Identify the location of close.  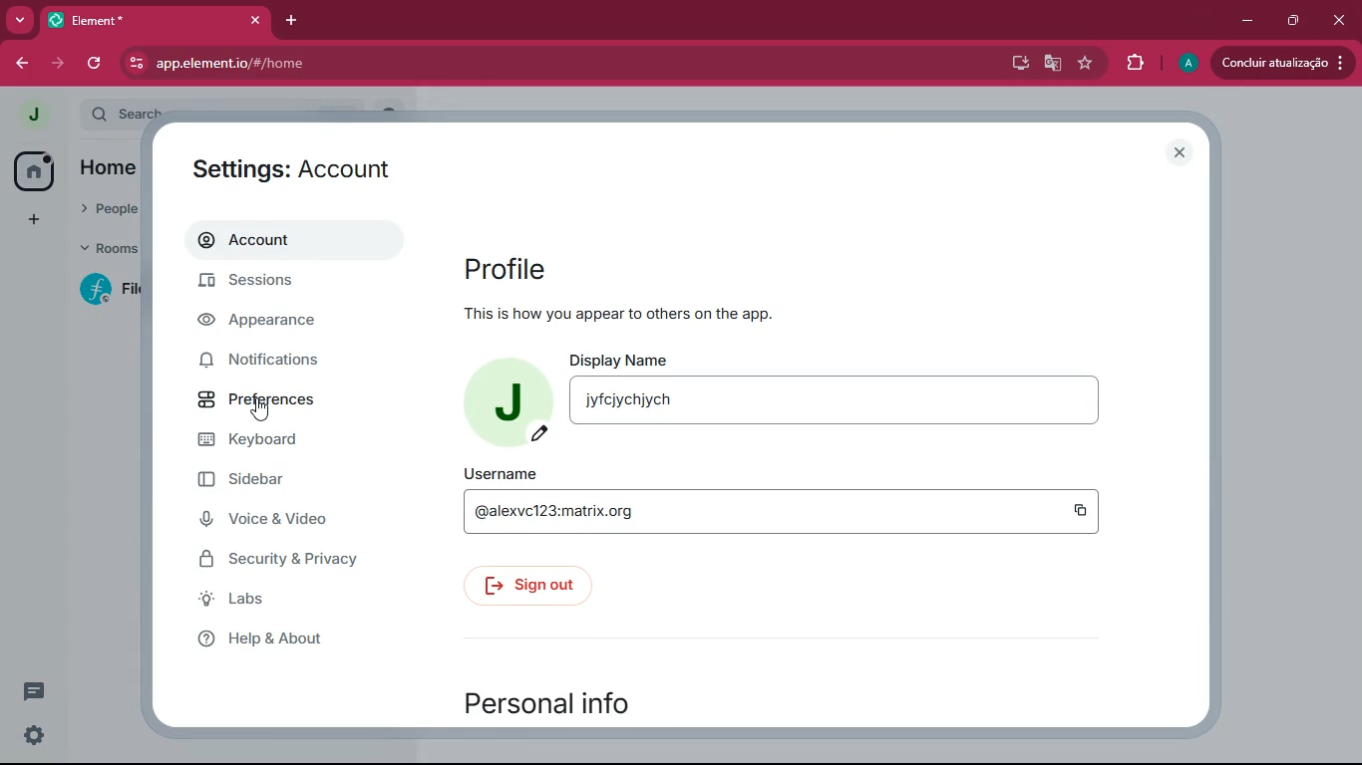
(1181, 152).